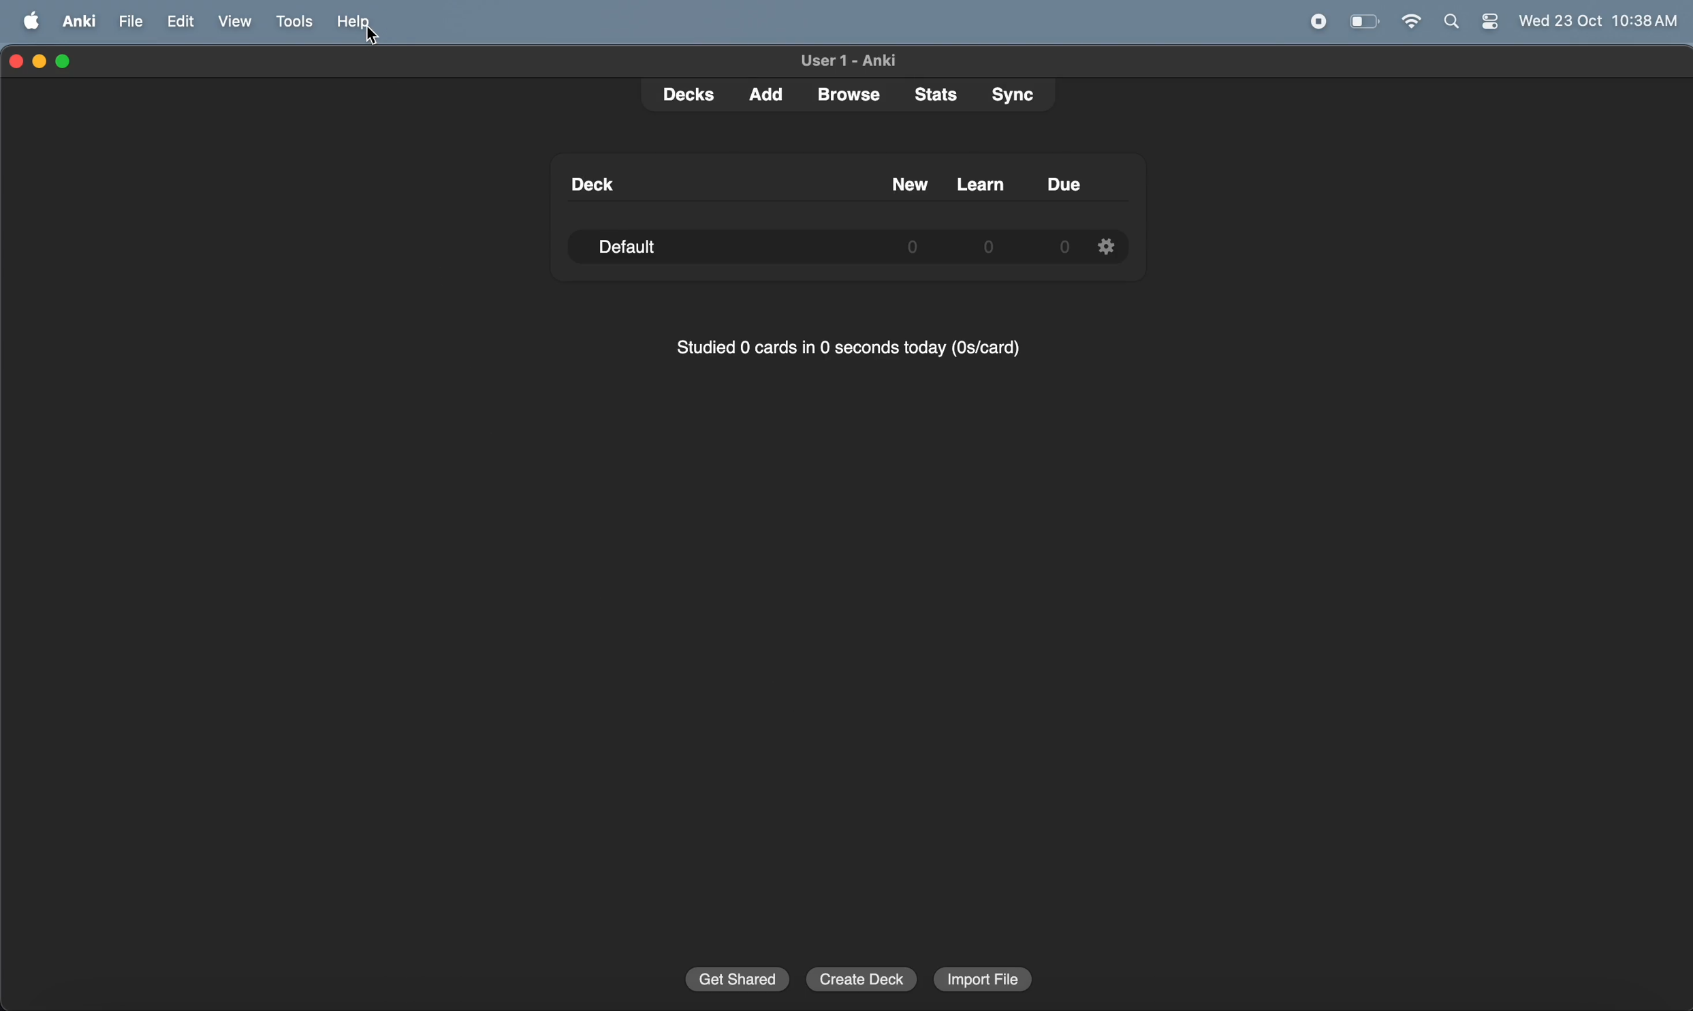 The height and width of the screenshot is (1011, 1693). I want to click on deck, so click(682, 96).